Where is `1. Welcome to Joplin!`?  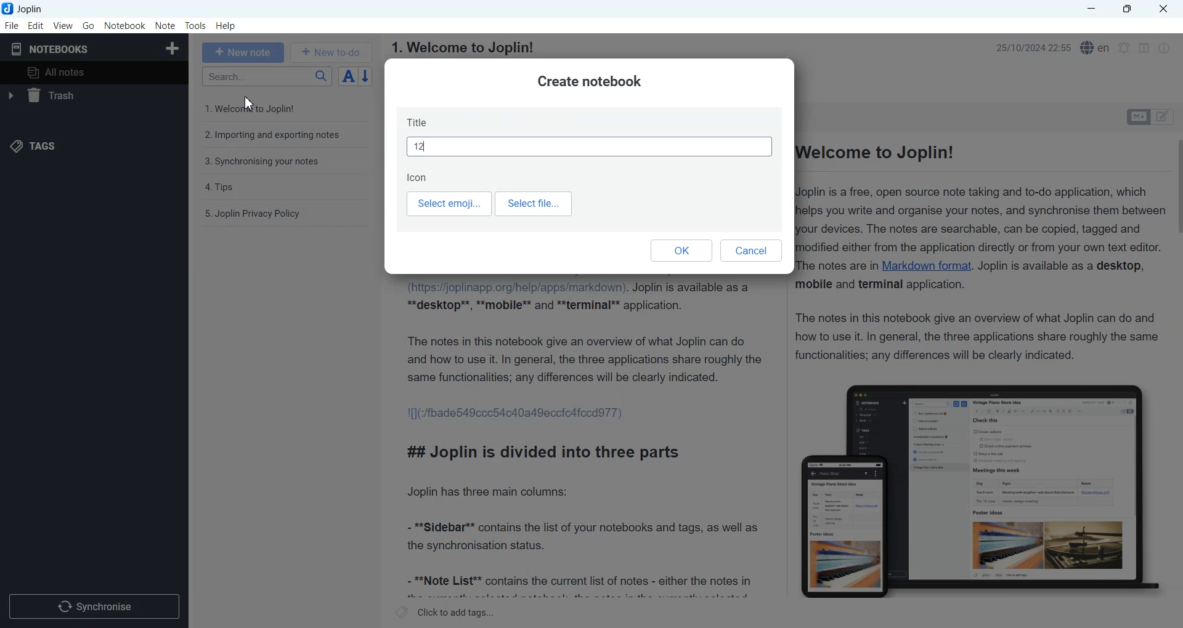 1. Welcome to Joplin! is located at coordinates (259, 108).